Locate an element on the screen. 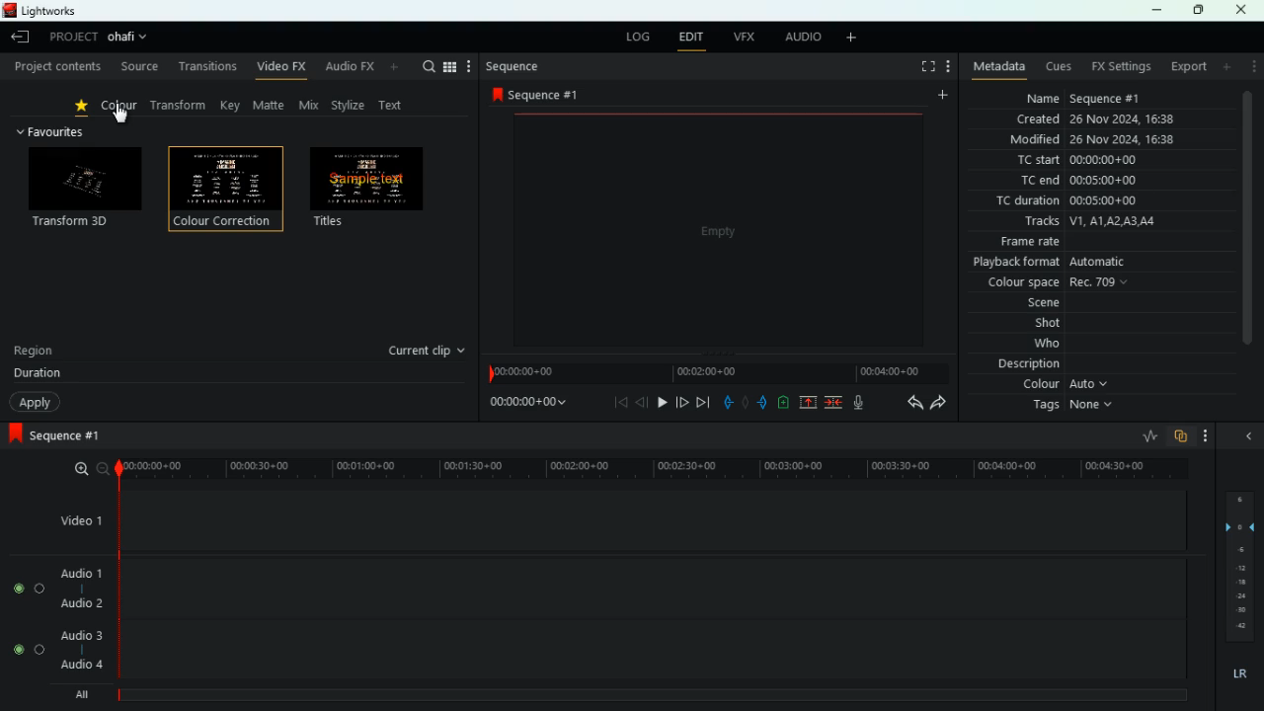  audio 3 is located at coordinates (81, 636).